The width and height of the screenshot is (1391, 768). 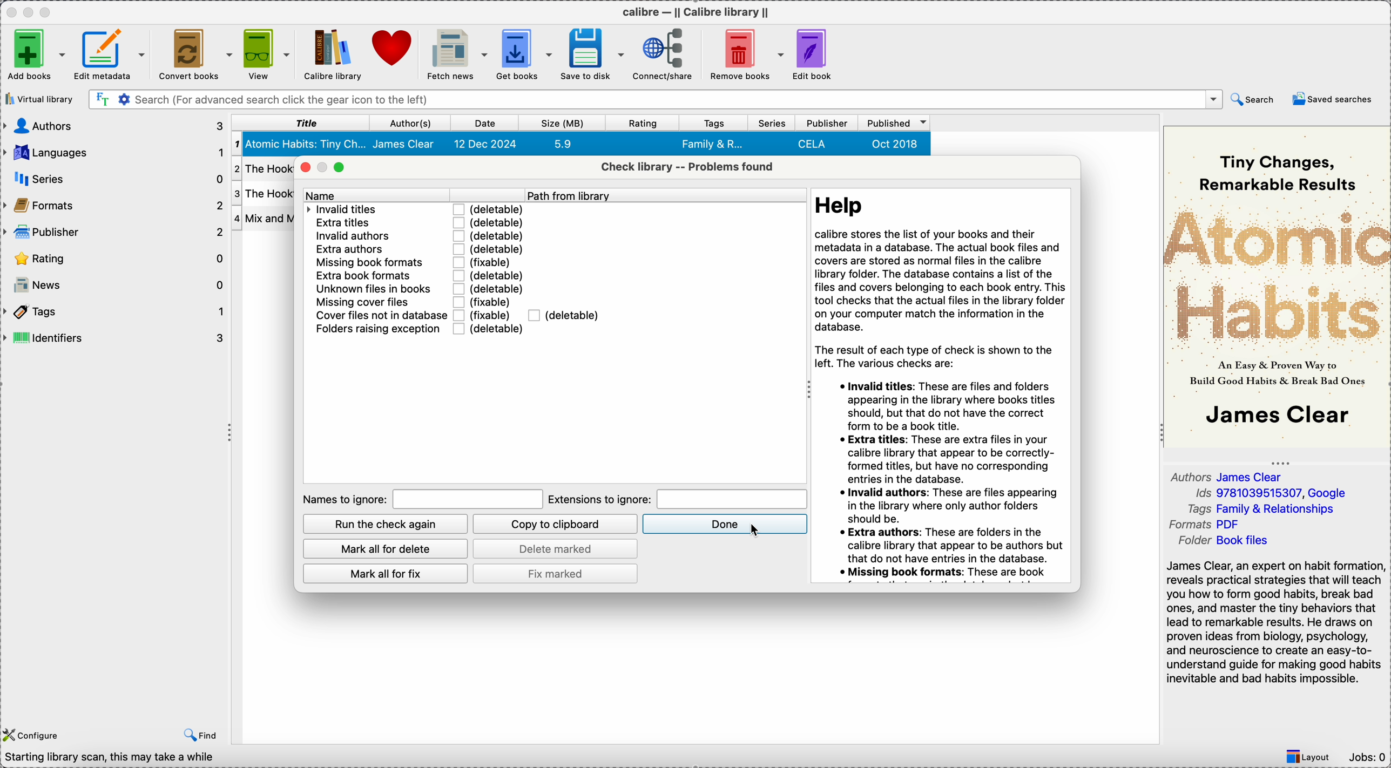 What do you see at coordinates (556, 574) in the screenshot?
I see `disable fix marked` at bounding box center [556, 574].